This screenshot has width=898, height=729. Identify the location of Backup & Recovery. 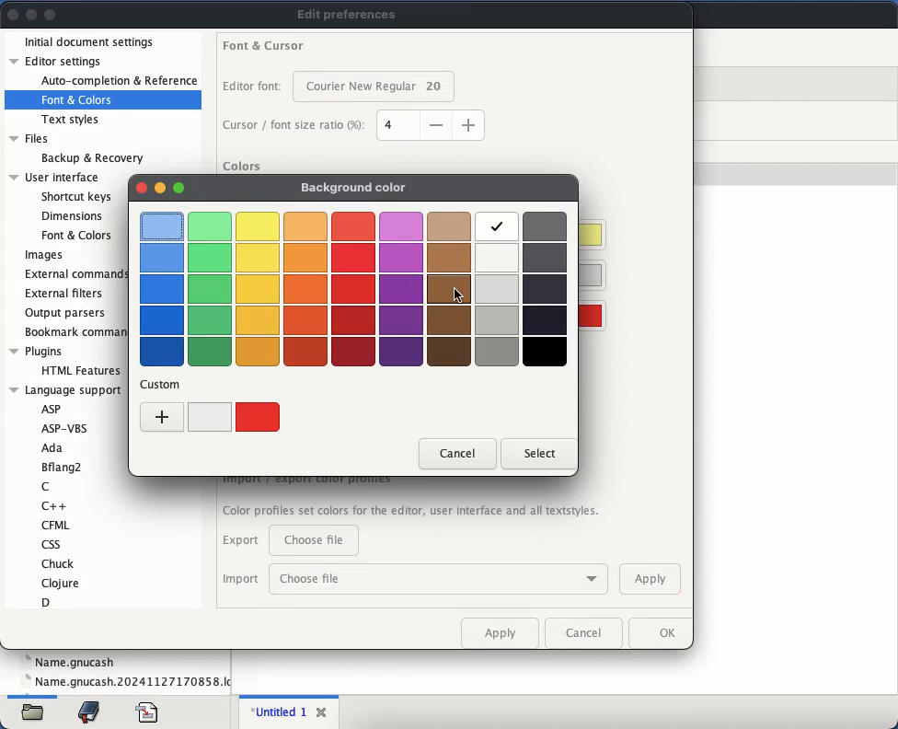
(92, 157).